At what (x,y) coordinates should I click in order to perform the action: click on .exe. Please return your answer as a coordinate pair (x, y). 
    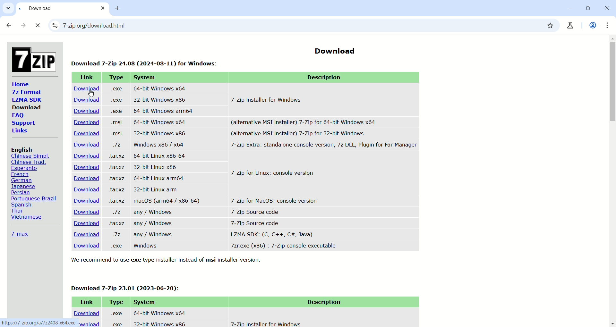
    Looking at the image, I should click on (116, 246).